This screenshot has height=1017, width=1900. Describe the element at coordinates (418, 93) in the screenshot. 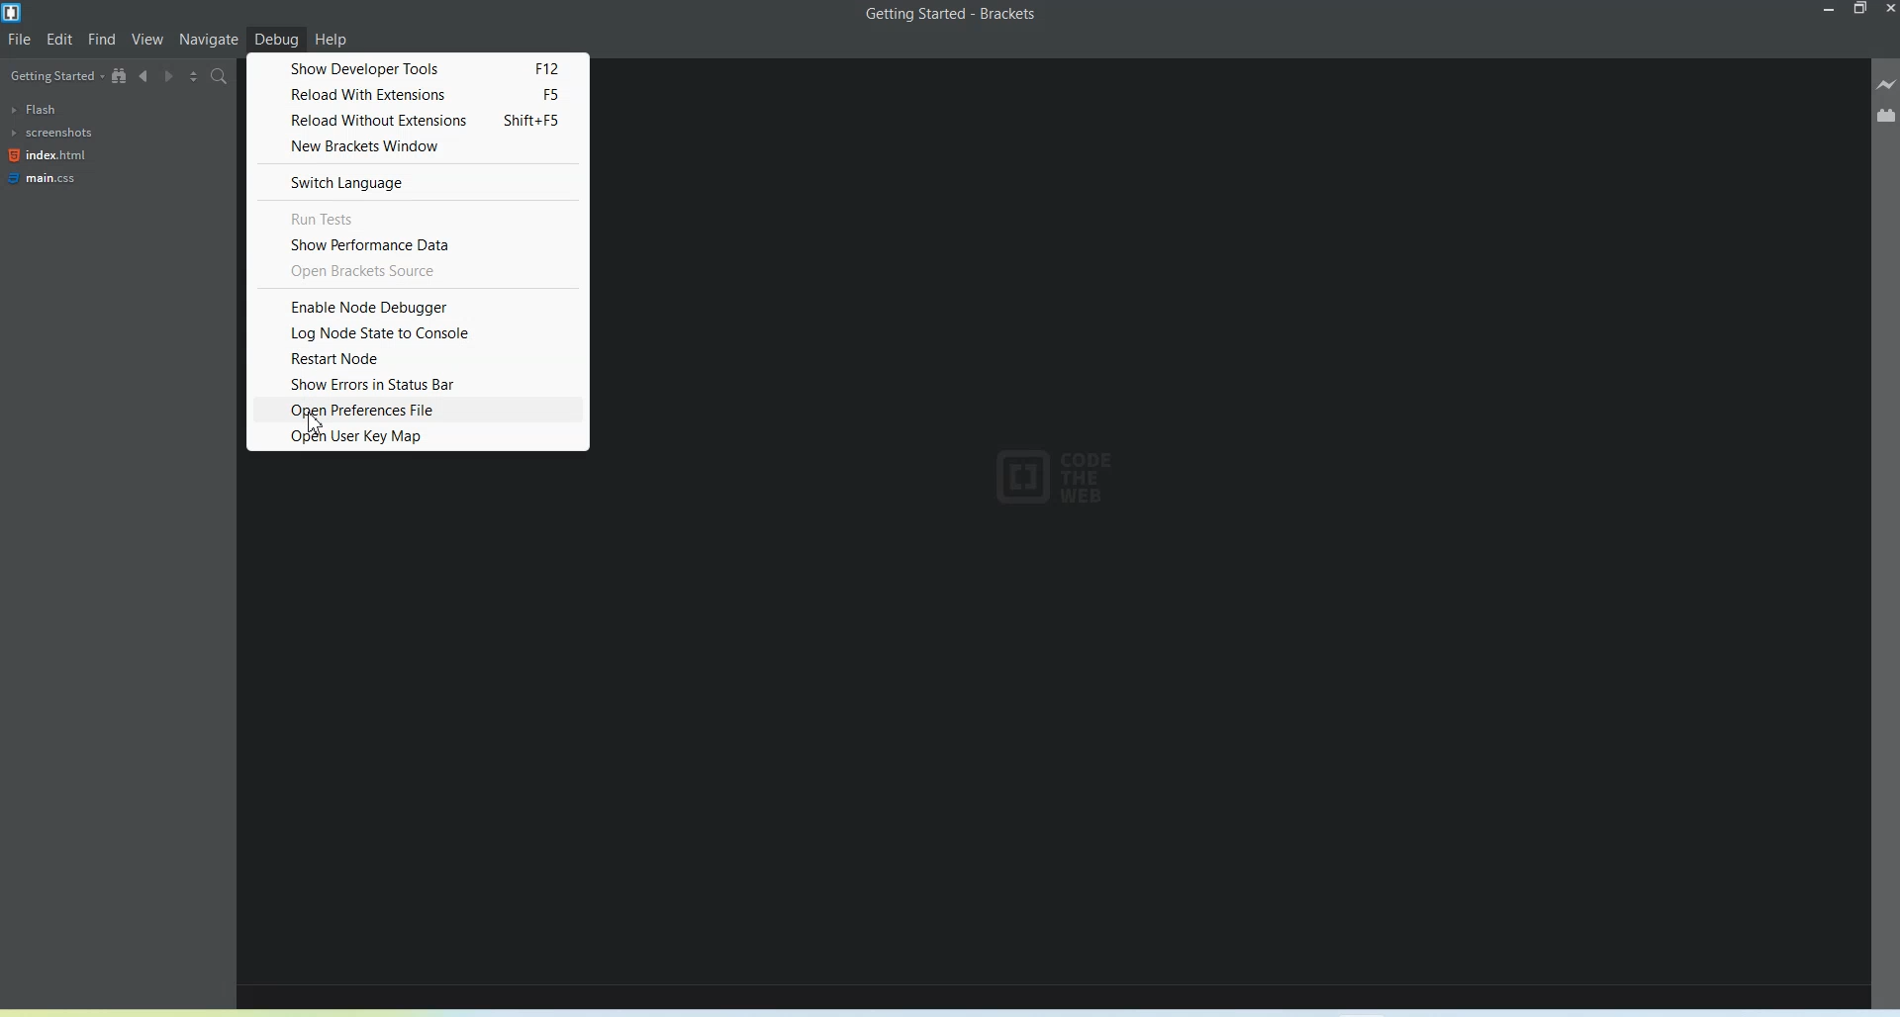

I see `Reload without Extensions` at that location.